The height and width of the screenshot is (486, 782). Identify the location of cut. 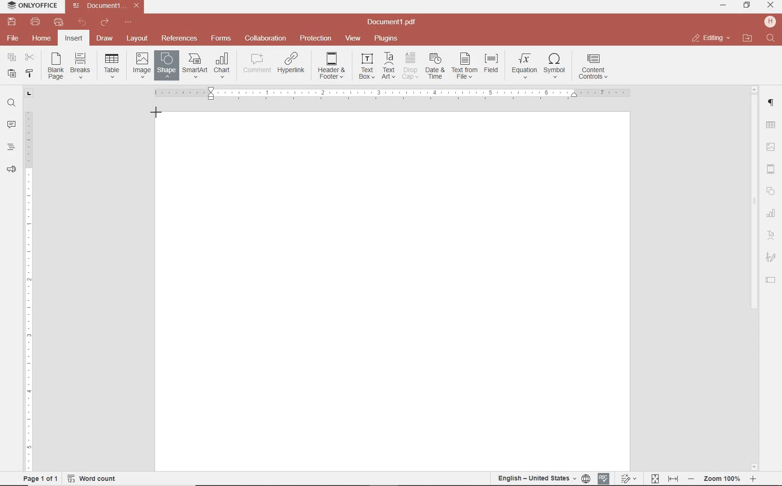
(29, 58).